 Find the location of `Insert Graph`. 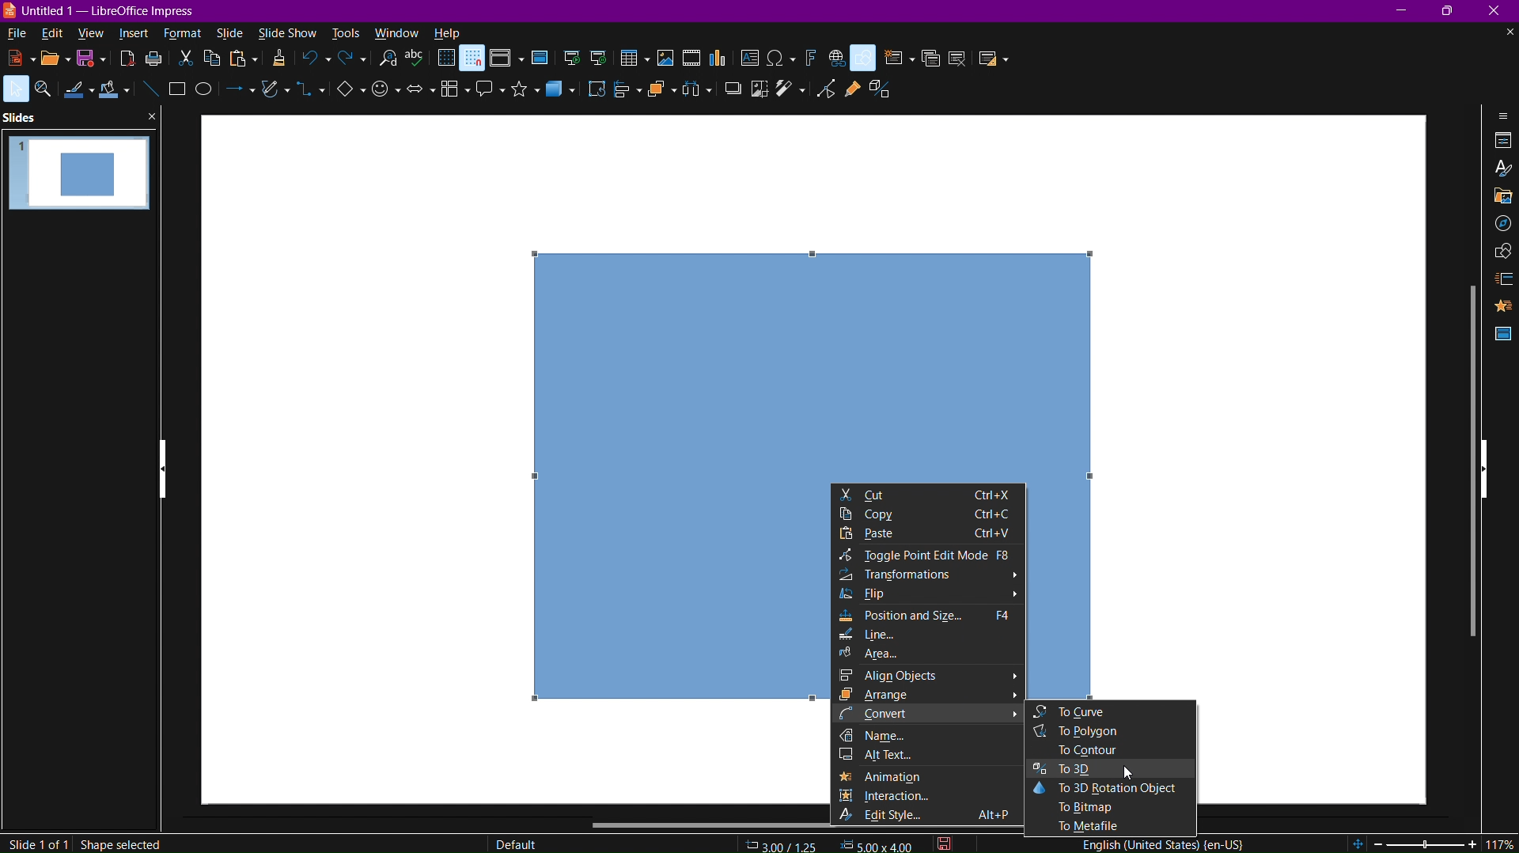

Insert Graph is located at coordinates (719, 59).